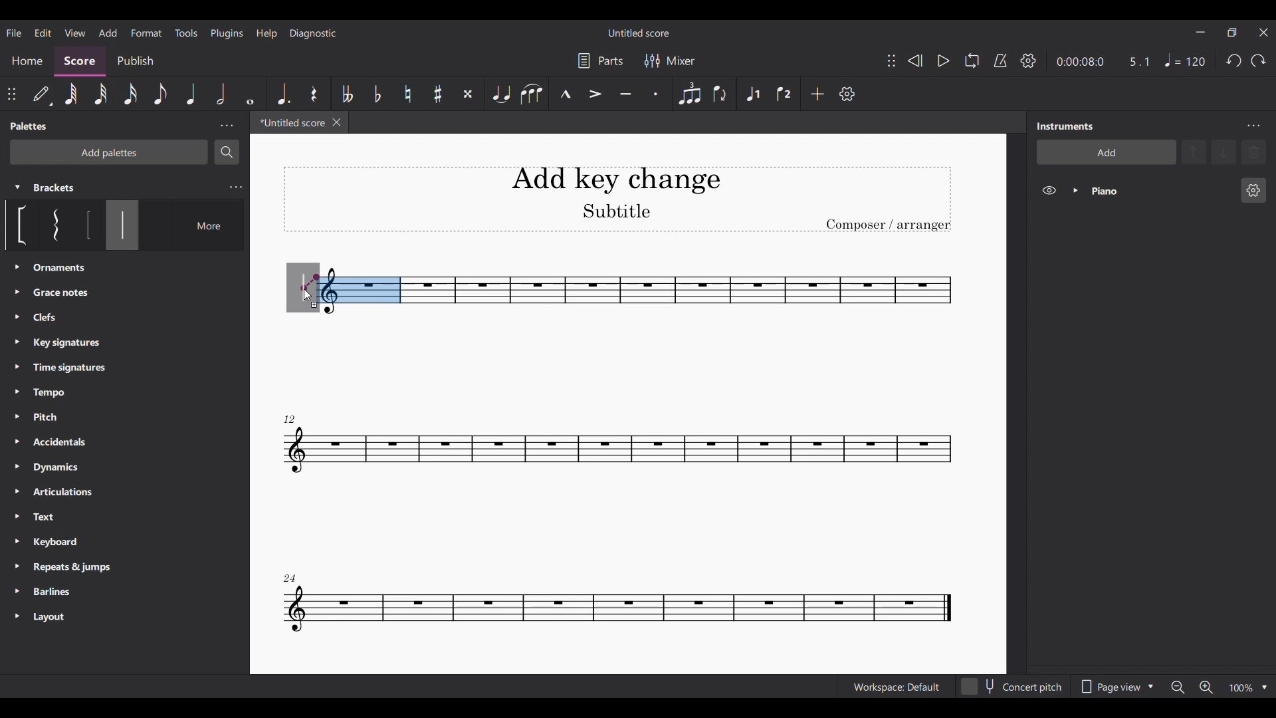  What do you see at coordinates (11, 94) in the screenshot?
I see `Change position of toolbar` at bounding box center [11, 94].